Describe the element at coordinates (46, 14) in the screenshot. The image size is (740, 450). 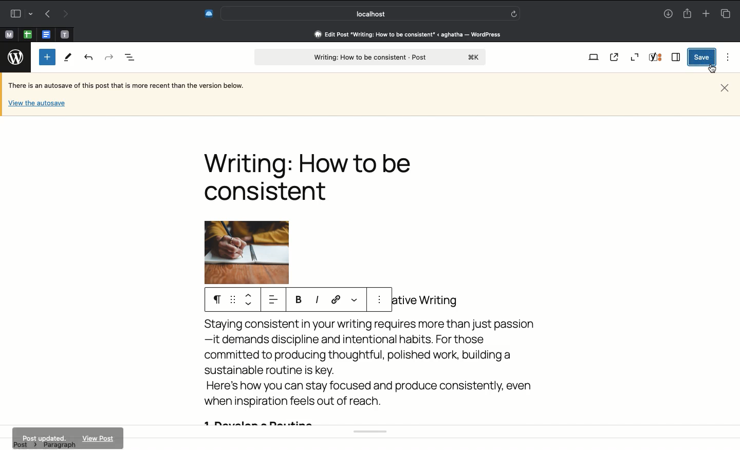
I see `Previous page` at that location.